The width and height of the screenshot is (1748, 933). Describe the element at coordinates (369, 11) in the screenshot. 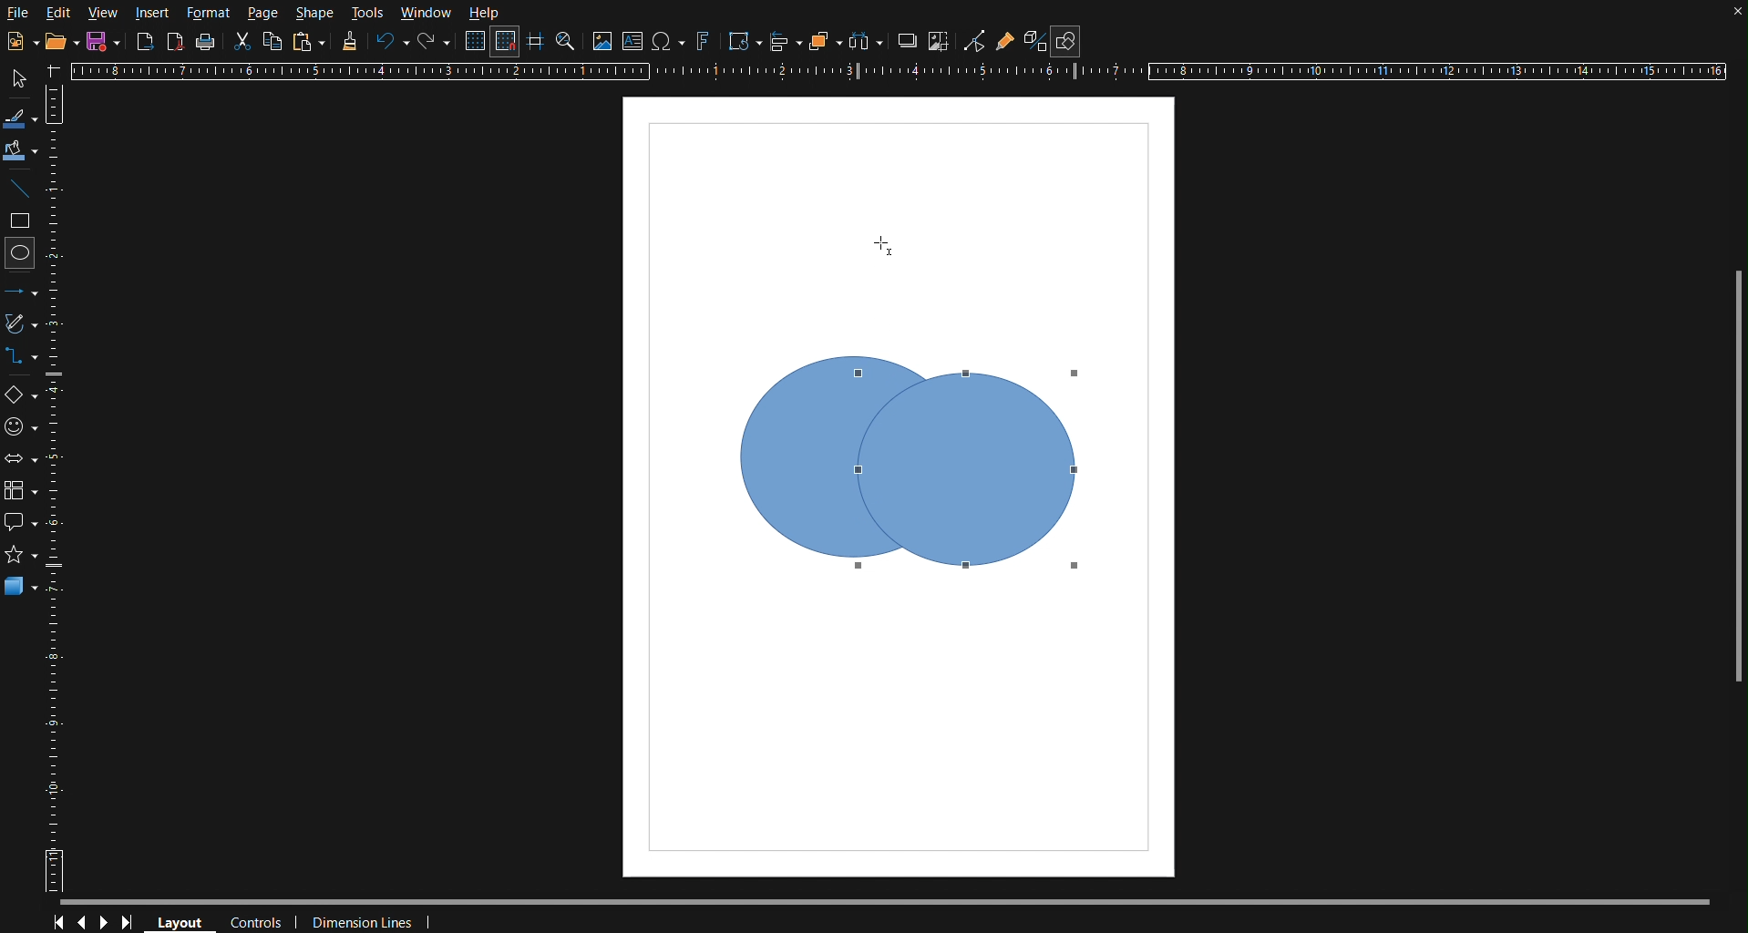

I see `Tools` at that location.